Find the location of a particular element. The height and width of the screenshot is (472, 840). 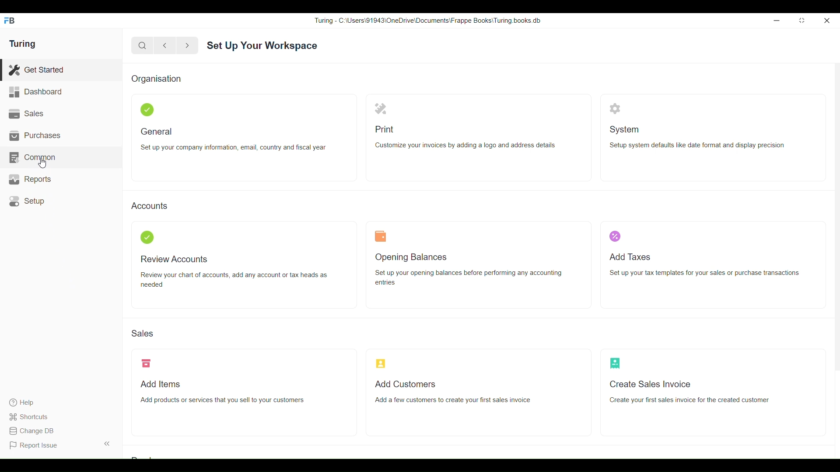

Dashboard is located at coordinates (61, 92).